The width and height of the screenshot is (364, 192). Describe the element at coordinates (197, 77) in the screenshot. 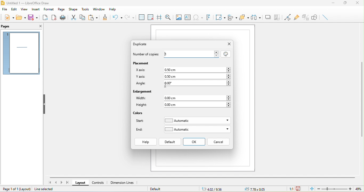

I see `0.50 cm` at that location.